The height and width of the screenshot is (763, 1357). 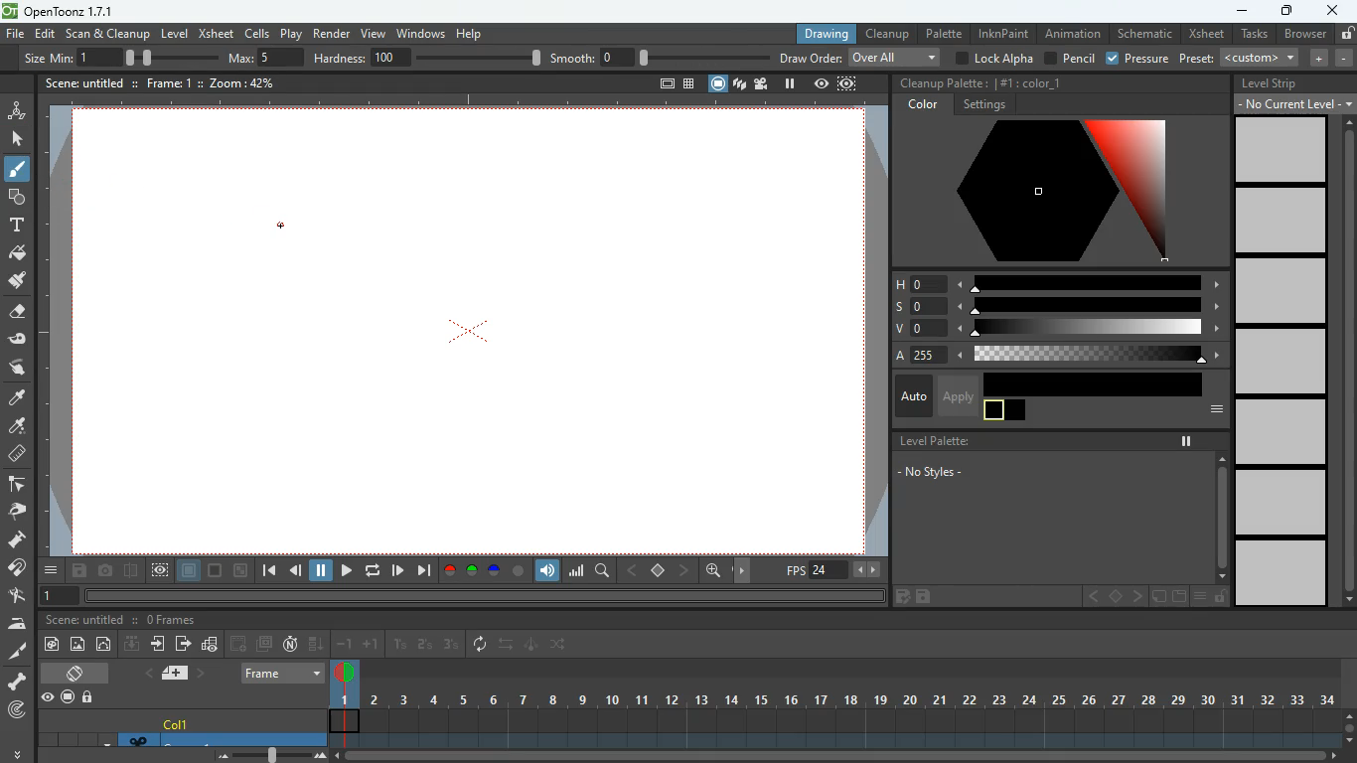 I want to click on left, so click(x=630, y=570).